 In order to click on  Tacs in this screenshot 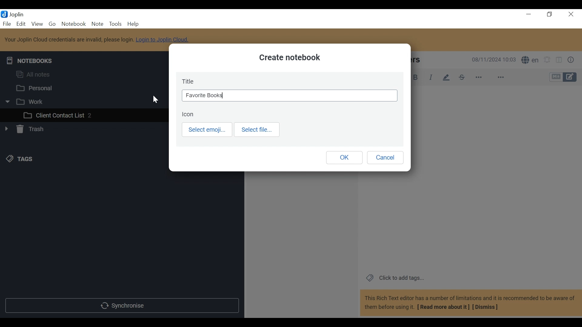, I will do `click(21, 159)`.